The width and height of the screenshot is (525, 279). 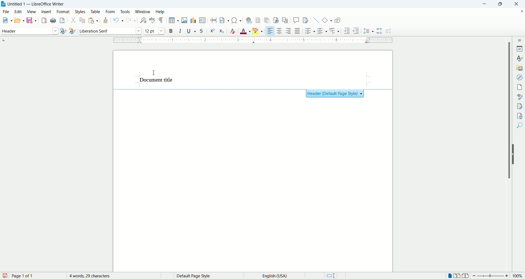 What do you see at coordinates (520, 58) in the screenshot?
I see `styles` at bounding box center [520, 58].